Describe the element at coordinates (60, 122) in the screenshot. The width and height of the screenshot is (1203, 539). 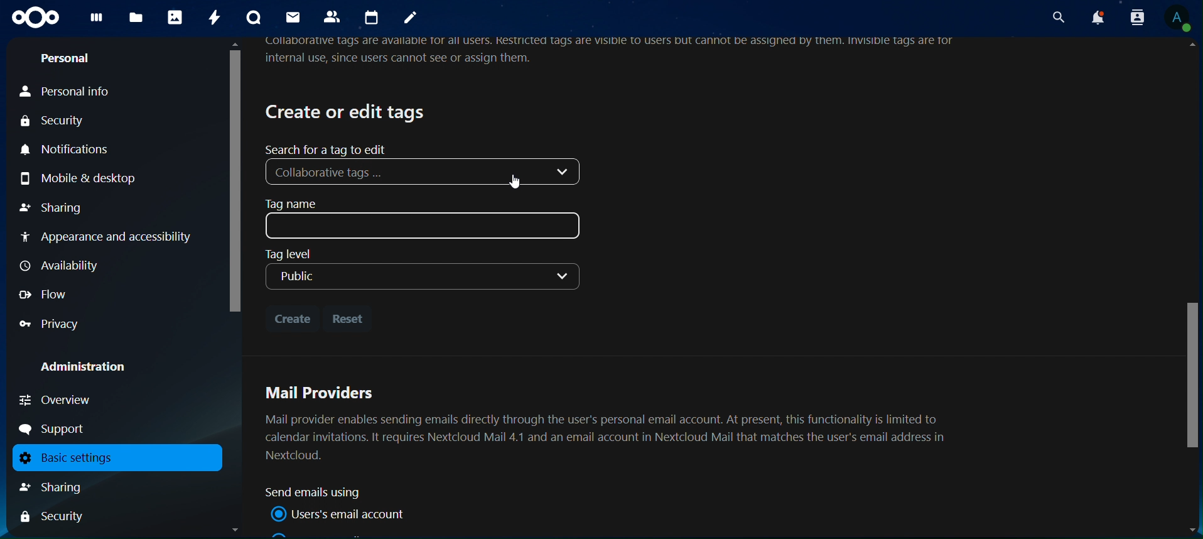
I see `security` at that location.